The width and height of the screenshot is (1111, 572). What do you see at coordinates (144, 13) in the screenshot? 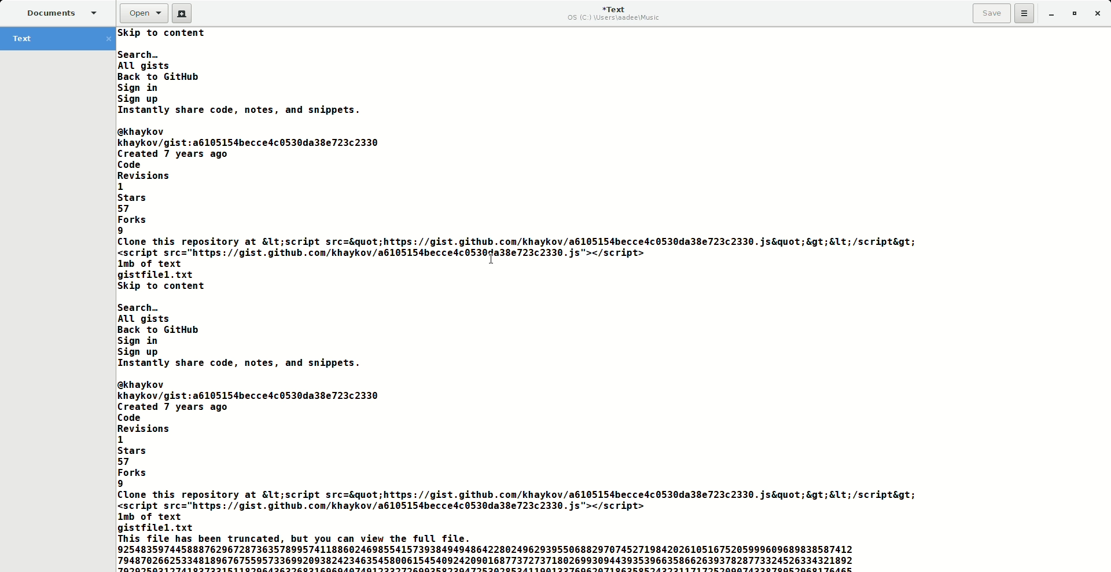
I see `Open` at bounding box center [144, 13].